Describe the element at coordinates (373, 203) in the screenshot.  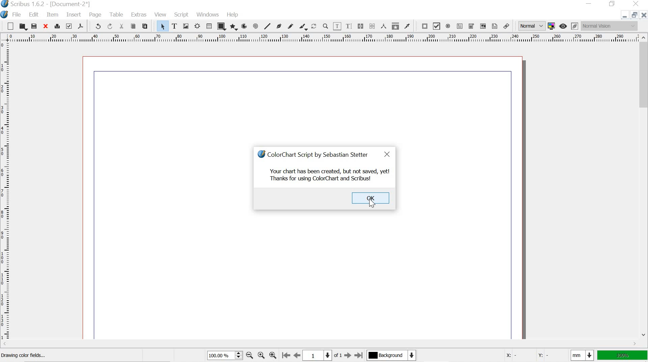
I see `cursor` at that location.